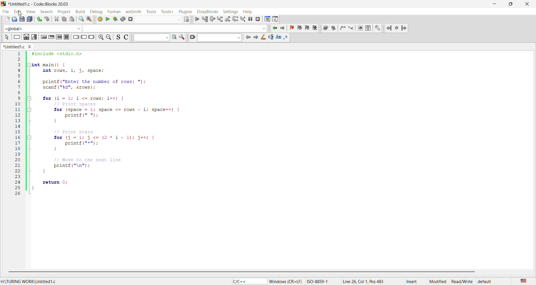 This screenshot has height=285, width=536. I want to click on close, so click(528, 3).